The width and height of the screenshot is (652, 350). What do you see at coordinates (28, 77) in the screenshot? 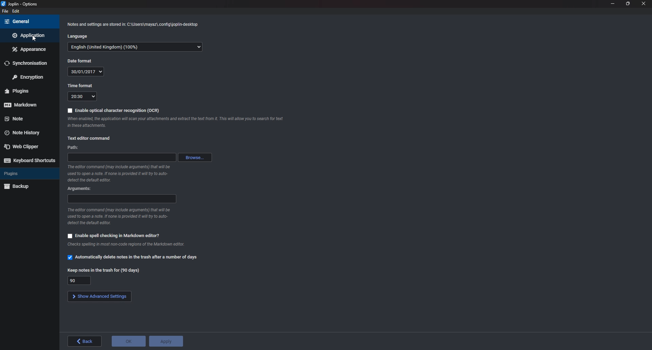
I see `Encryption` at bounding box center [28, 77].